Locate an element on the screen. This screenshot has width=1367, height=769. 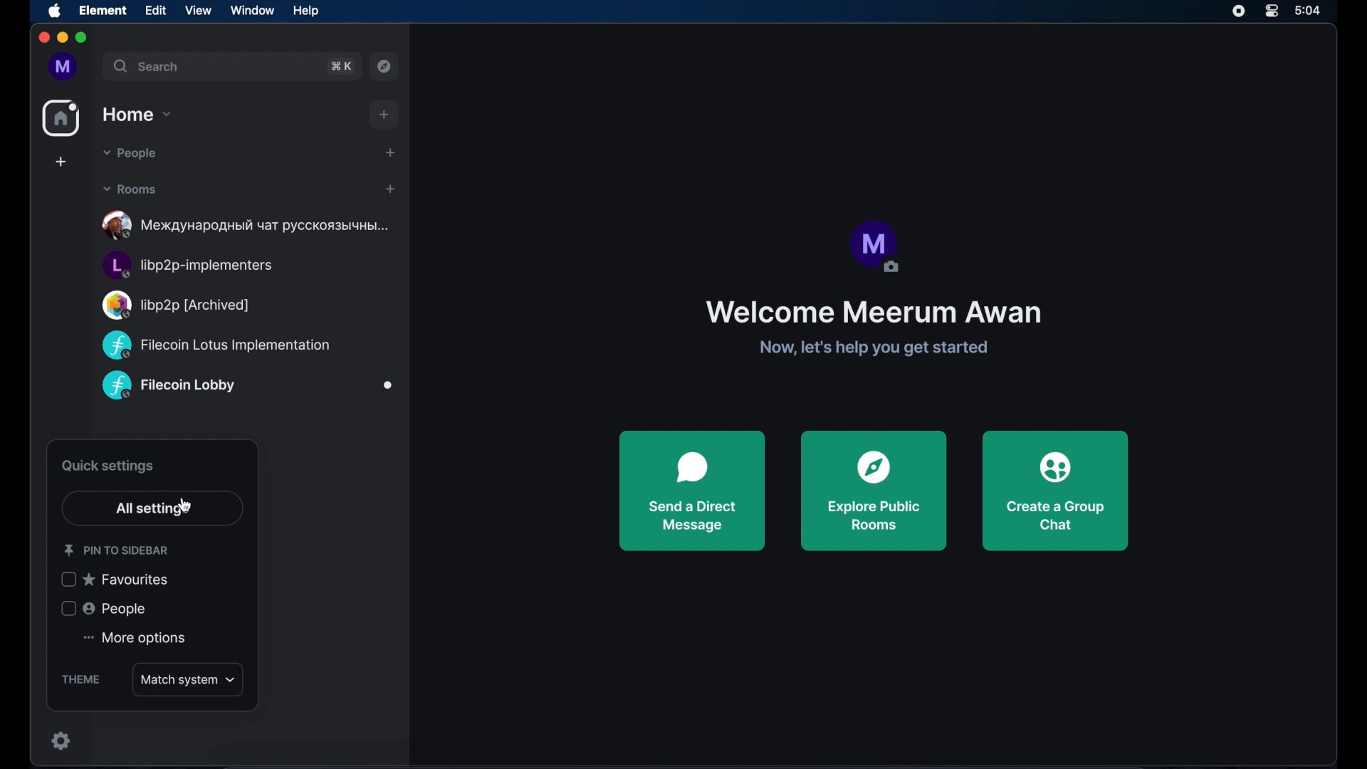
pin to sidebar is located at coordinates (117, 550).